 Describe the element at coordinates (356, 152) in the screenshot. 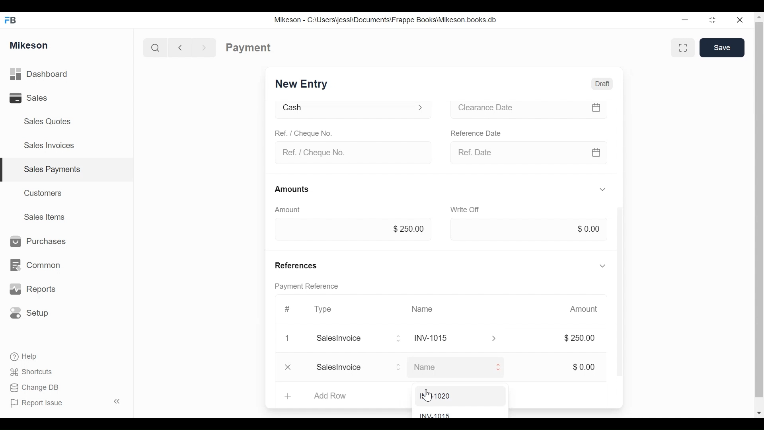

I see `Ref. / Cheque No.` at that location.